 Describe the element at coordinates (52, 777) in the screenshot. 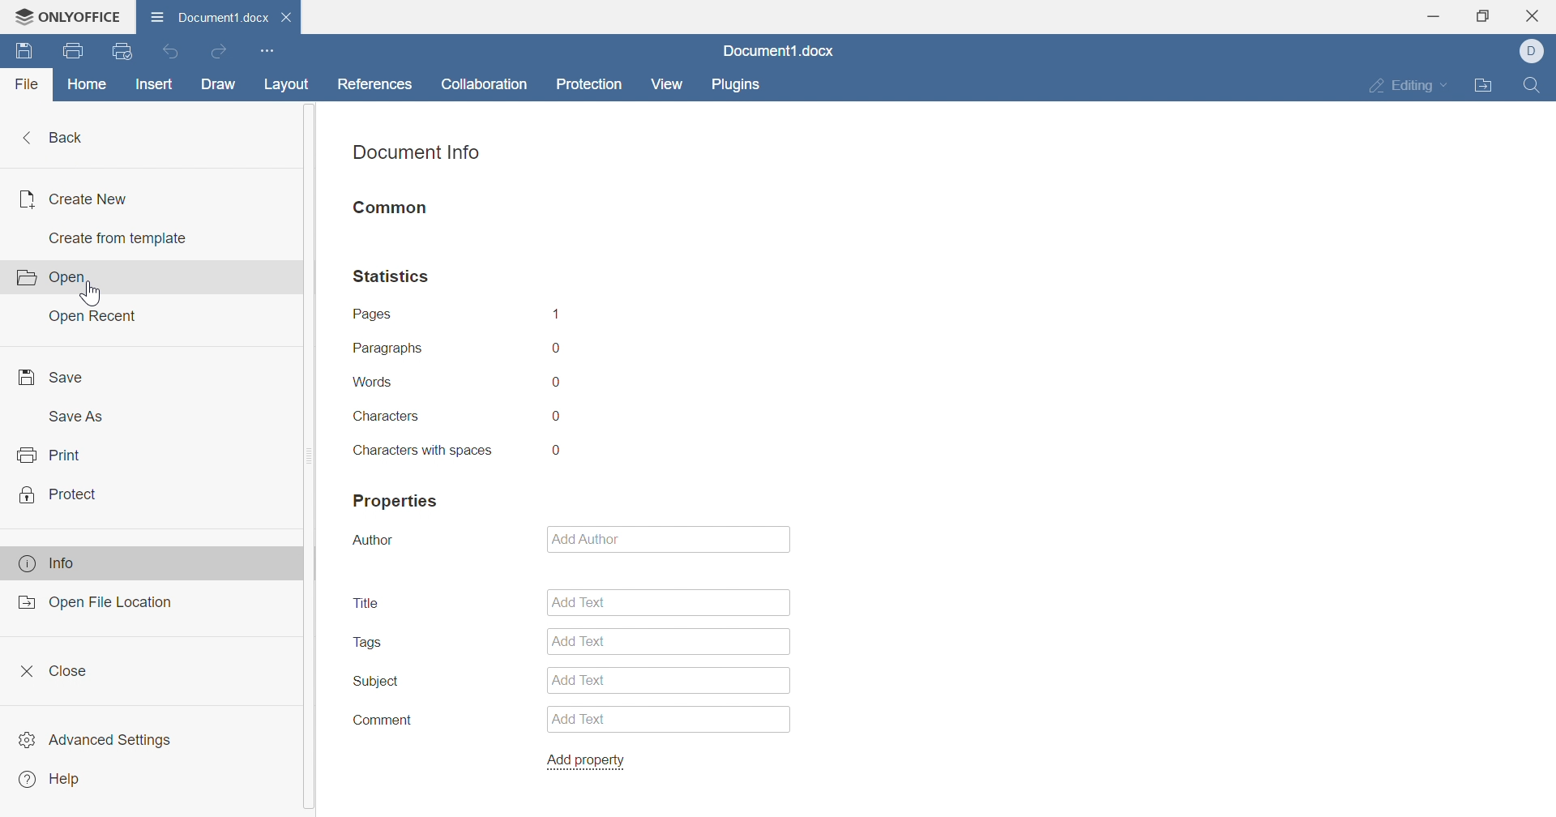

I see `help` at that location.